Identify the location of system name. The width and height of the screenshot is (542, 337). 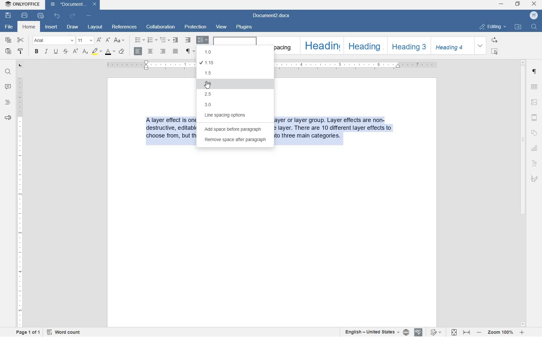
(22, 5).